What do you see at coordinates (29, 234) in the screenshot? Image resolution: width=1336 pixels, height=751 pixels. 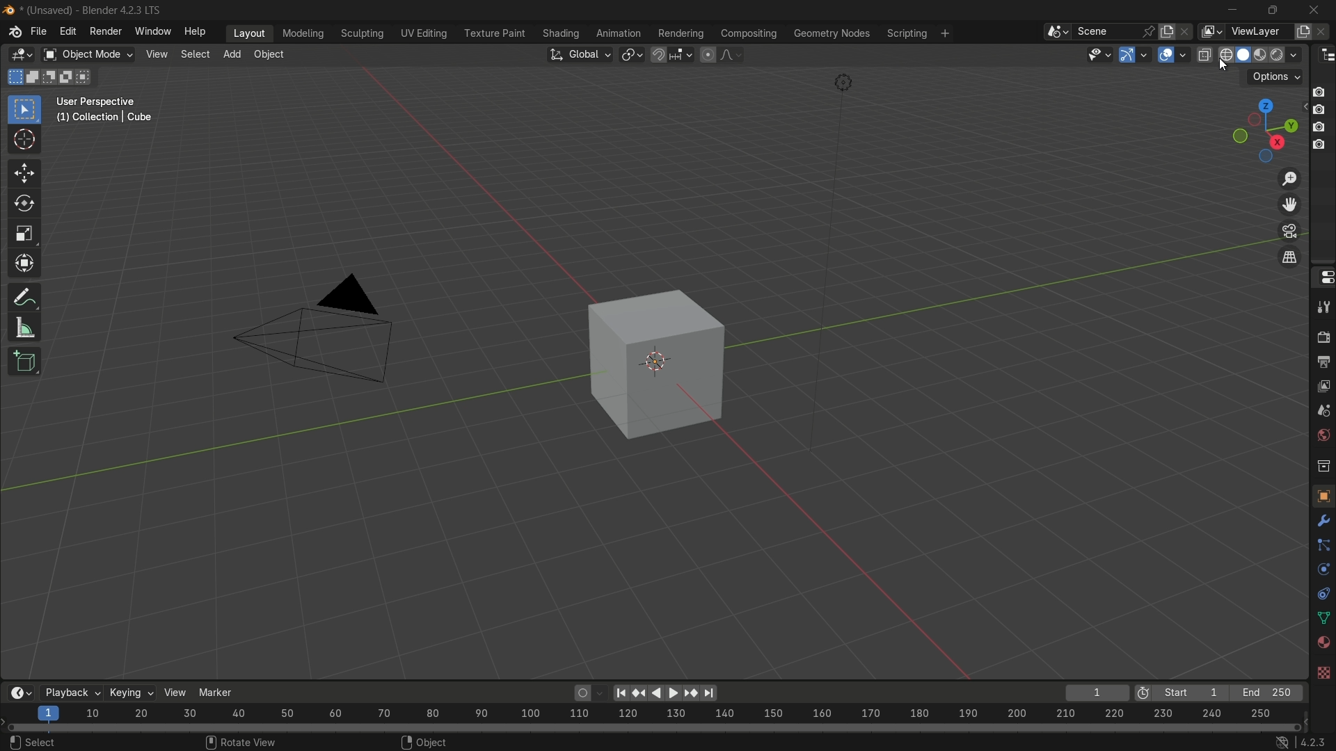 I see `scale` at bounding box center [29, 234].